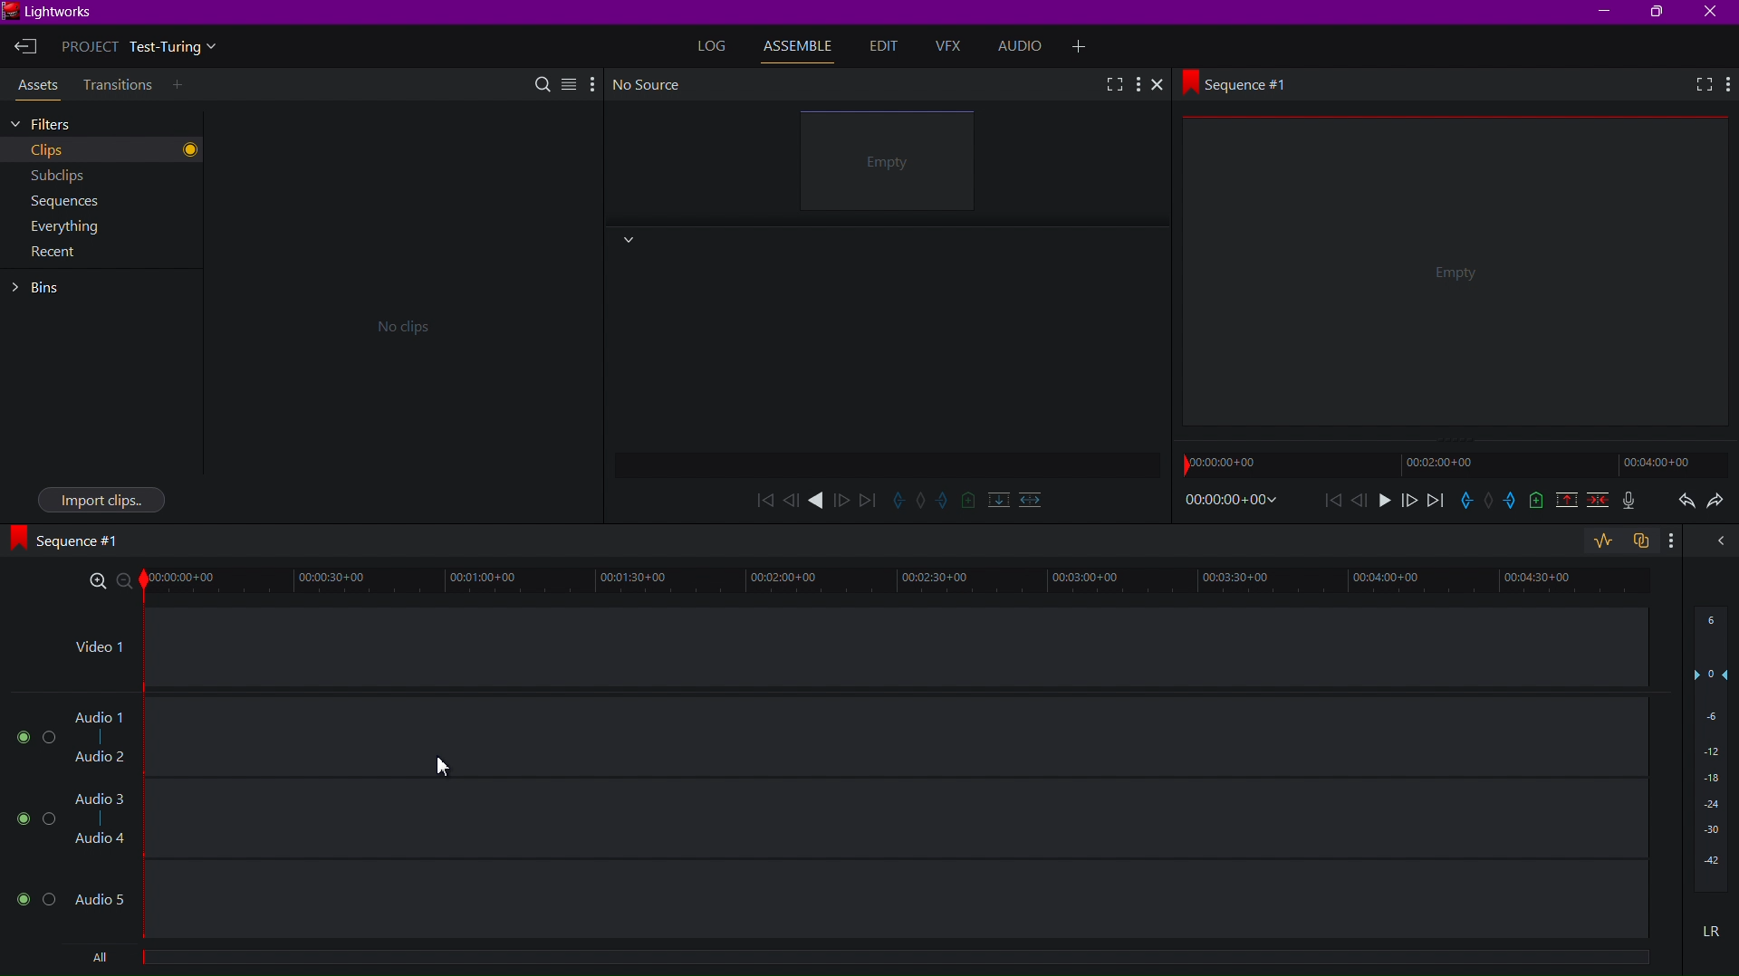  What do you see at coordinates (898, 778) in the screenshot?
I see `Audio Track 1` at bounding box center [898, 778].